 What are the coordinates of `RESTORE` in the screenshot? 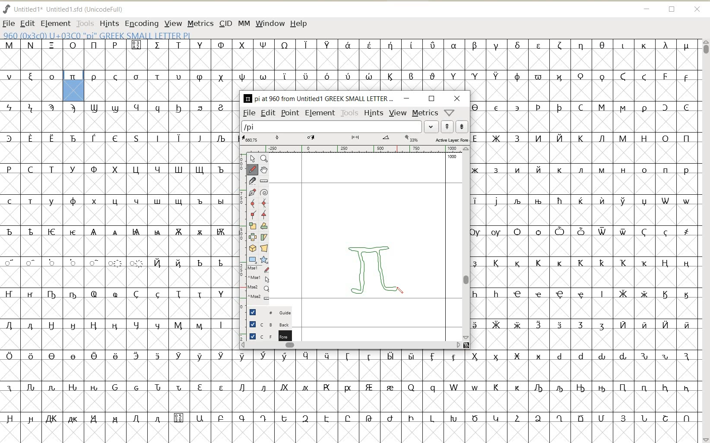 It's located at (672, 10).